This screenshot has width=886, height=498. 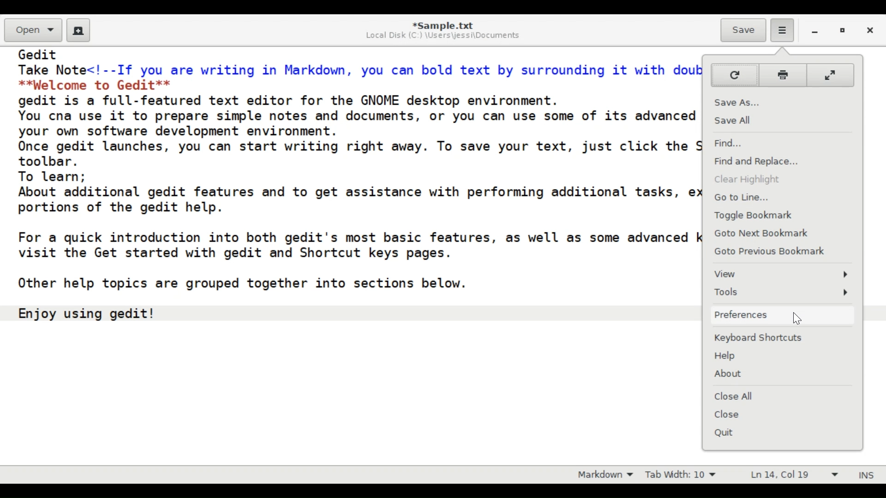 What do you see at coordinates (813, 32) in the screenshot?
I see `minimize` at bounding box center [813, 32].